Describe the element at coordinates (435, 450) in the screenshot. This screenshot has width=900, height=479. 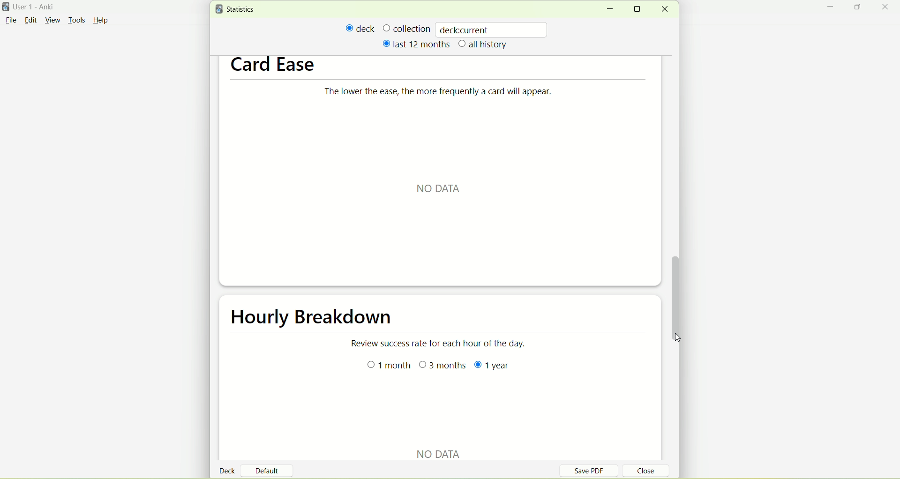
I see `NO DATA` at that location.